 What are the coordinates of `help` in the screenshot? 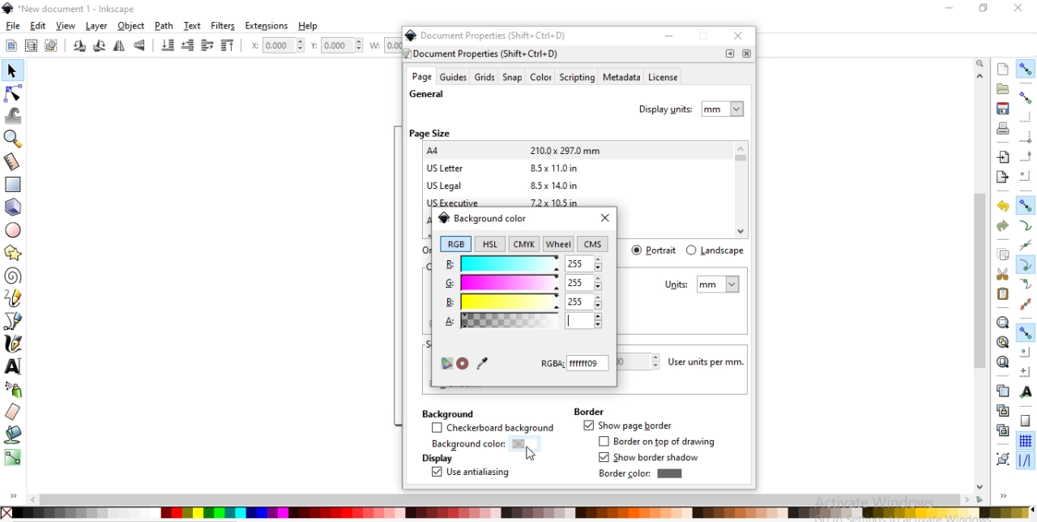 It's located at (309, 26).